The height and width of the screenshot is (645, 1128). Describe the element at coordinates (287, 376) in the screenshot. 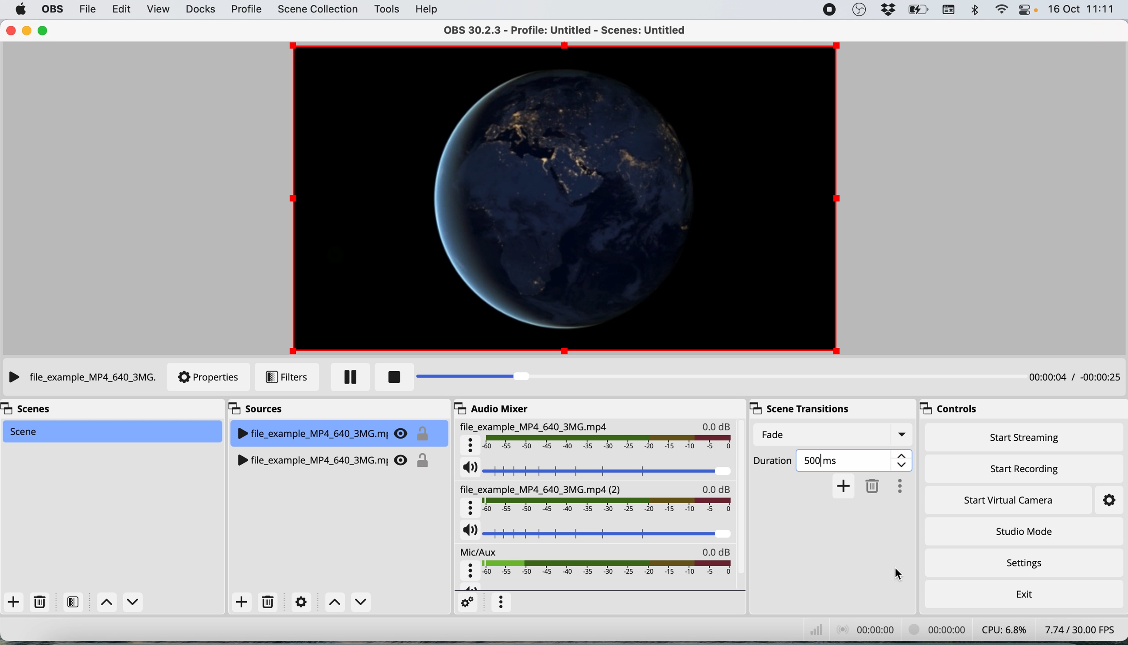

I see `filters` at that location.